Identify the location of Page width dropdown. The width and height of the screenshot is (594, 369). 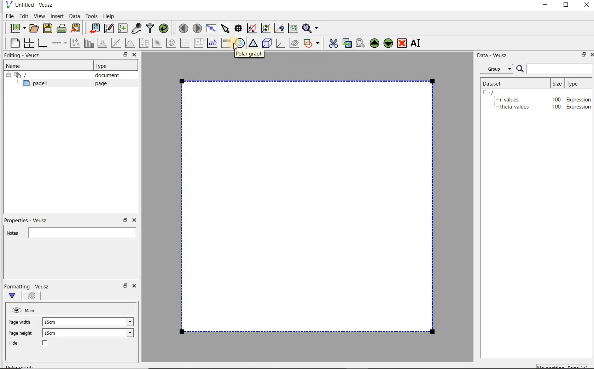
(122, 322).